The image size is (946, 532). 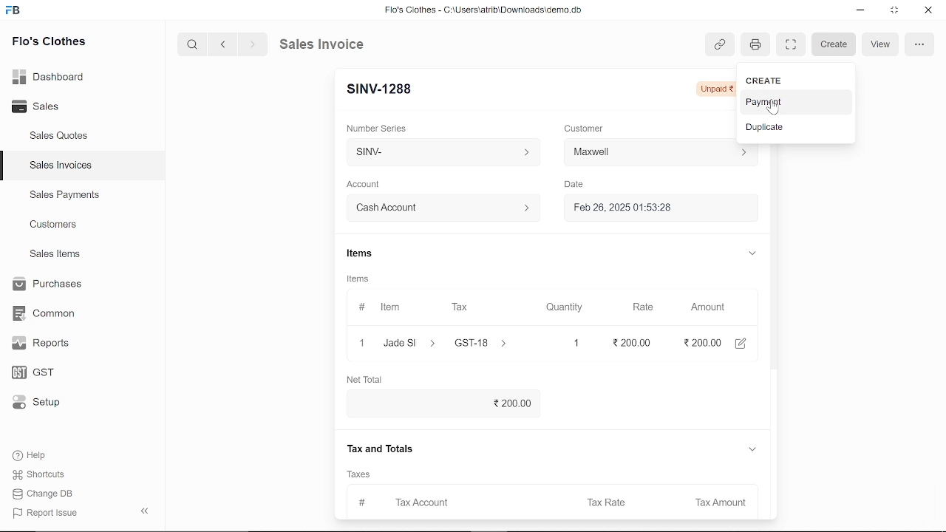 I want to click on 200.00, so click(x=626, y=343).